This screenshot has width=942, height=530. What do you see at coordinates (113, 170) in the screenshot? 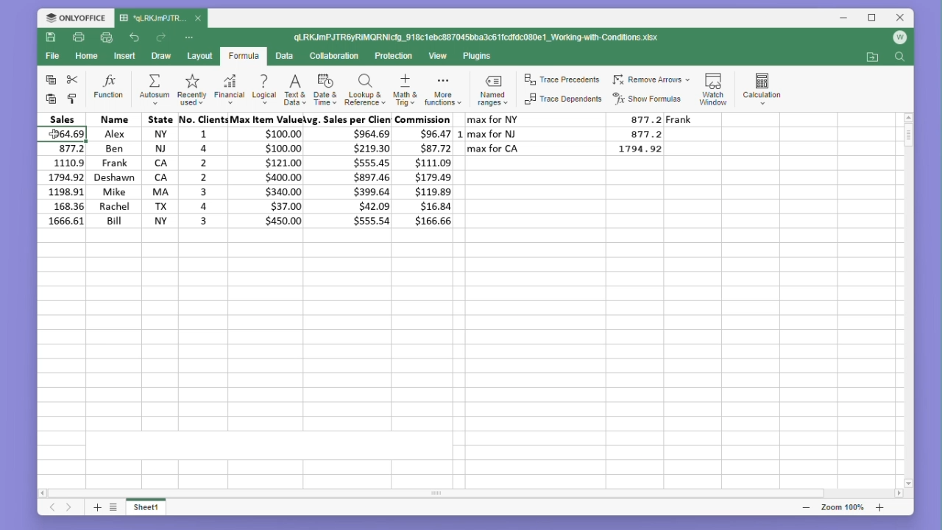
I see `Name Alex Ben Frank deshavn Mike Rache Bill` at bounding box center [113, 170].